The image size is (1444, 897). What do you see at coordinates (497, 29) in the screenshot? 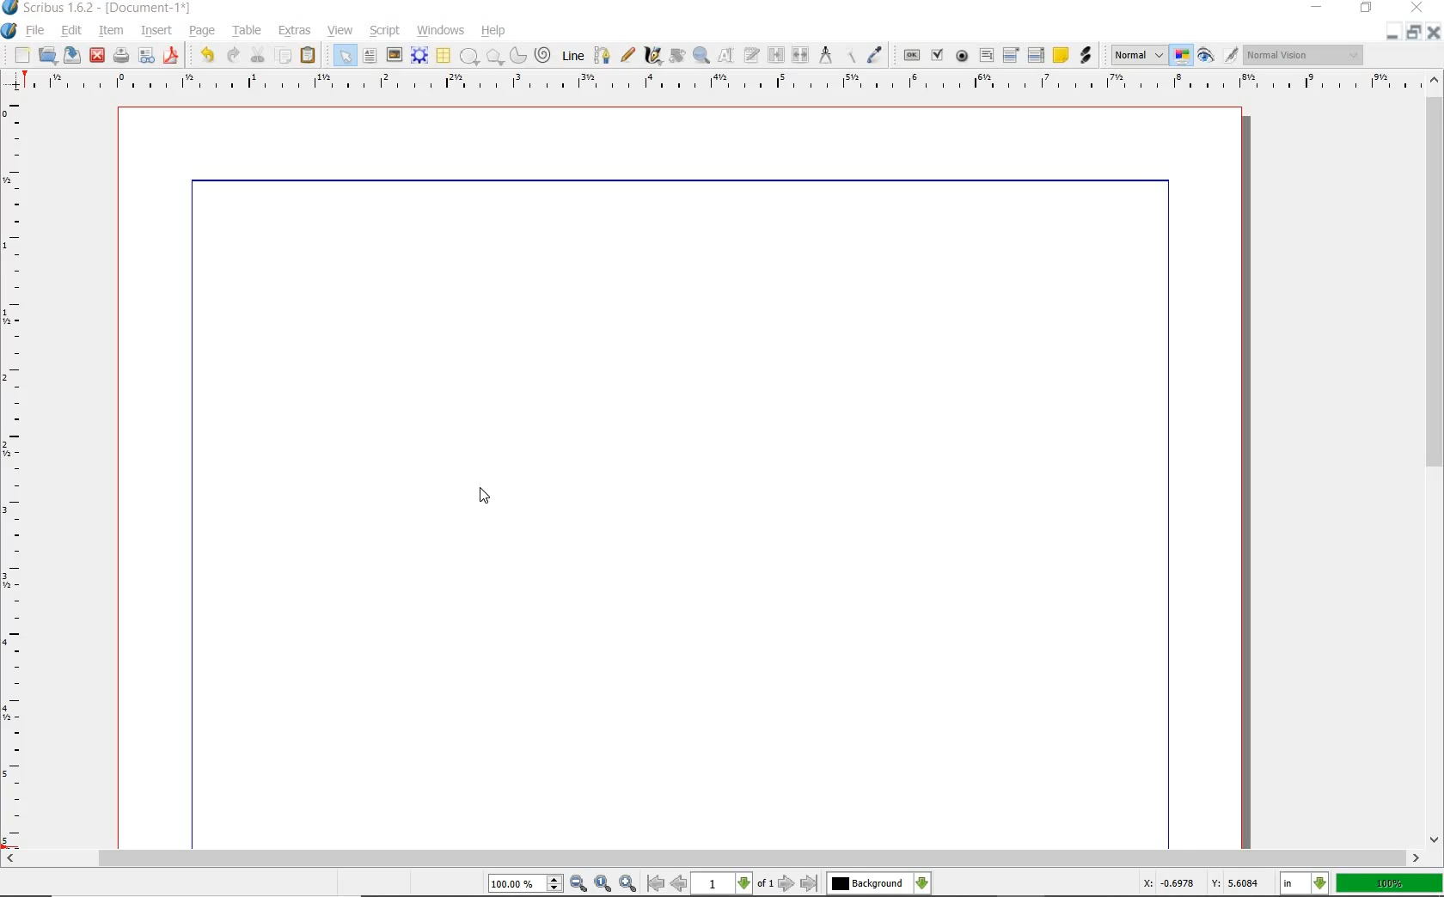
I see `HELP` at bounding box center [497, 29].